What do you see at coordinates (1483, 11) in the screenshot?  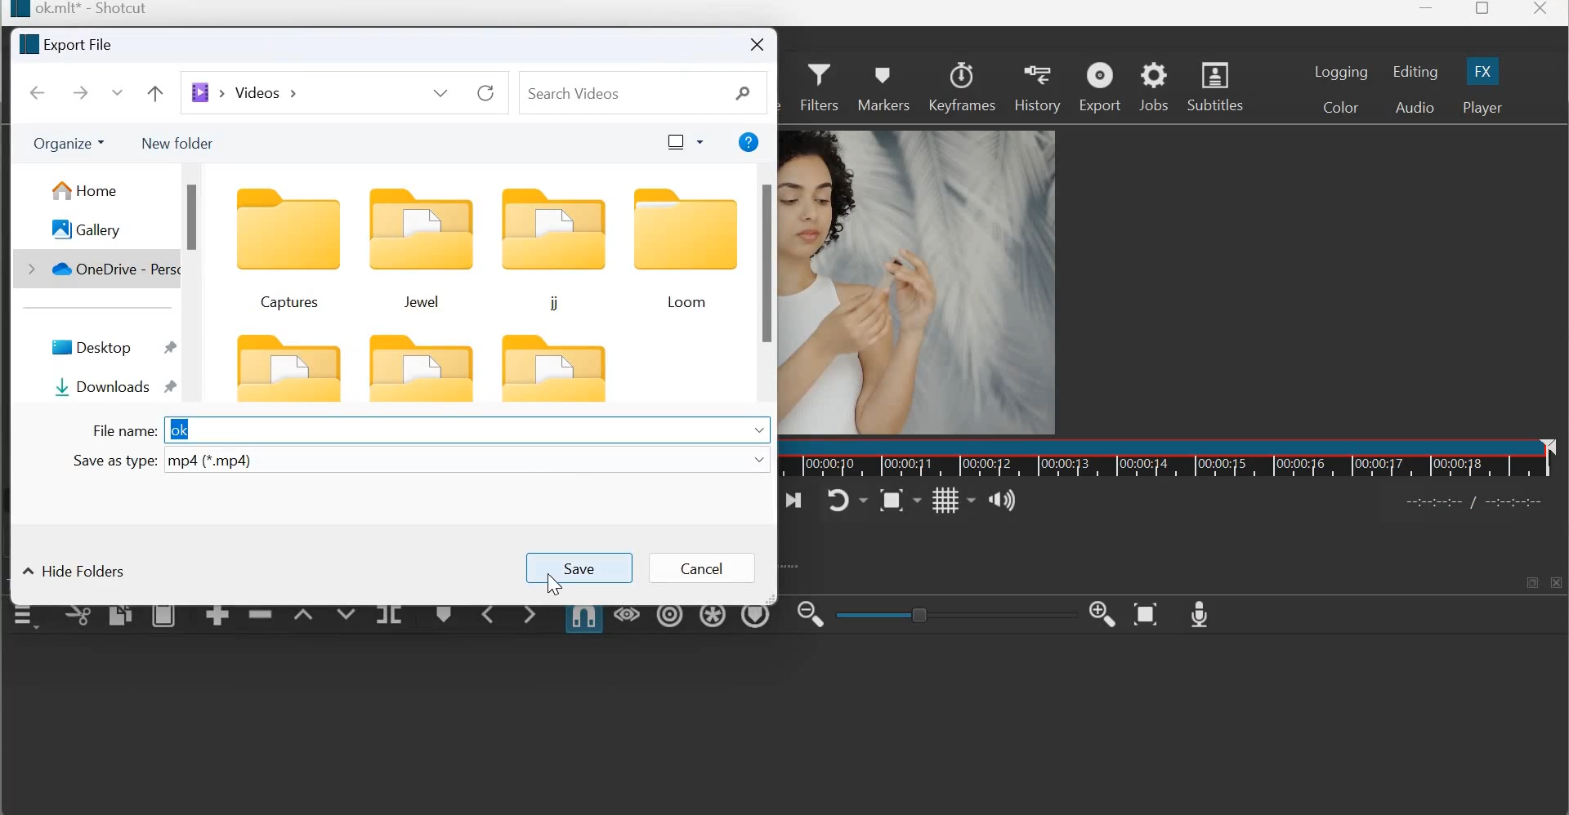 I see `Maximize` at bounding box center [1483, 11].